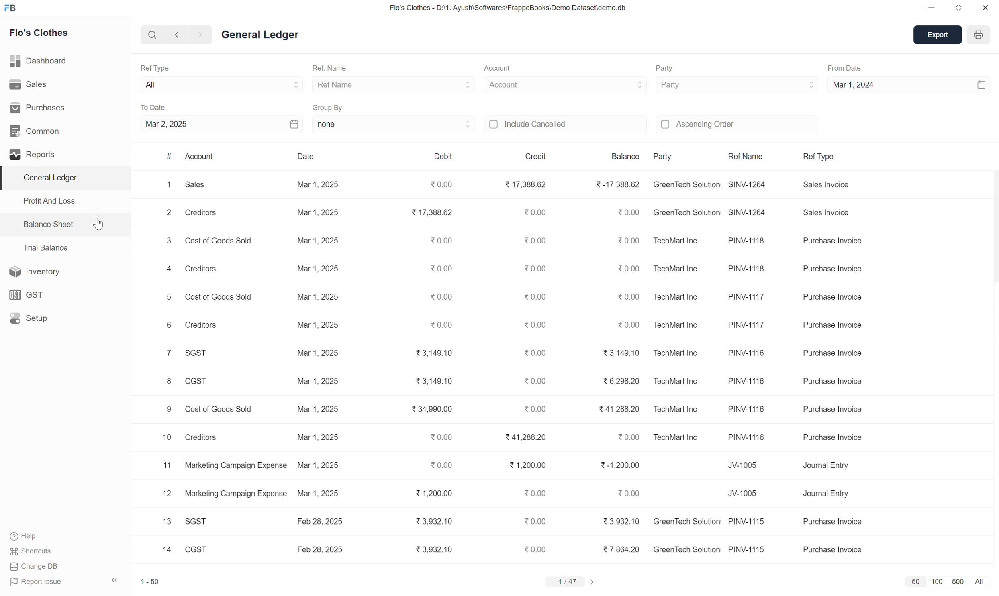  I want to click on Ref Type, so click(154, 67).